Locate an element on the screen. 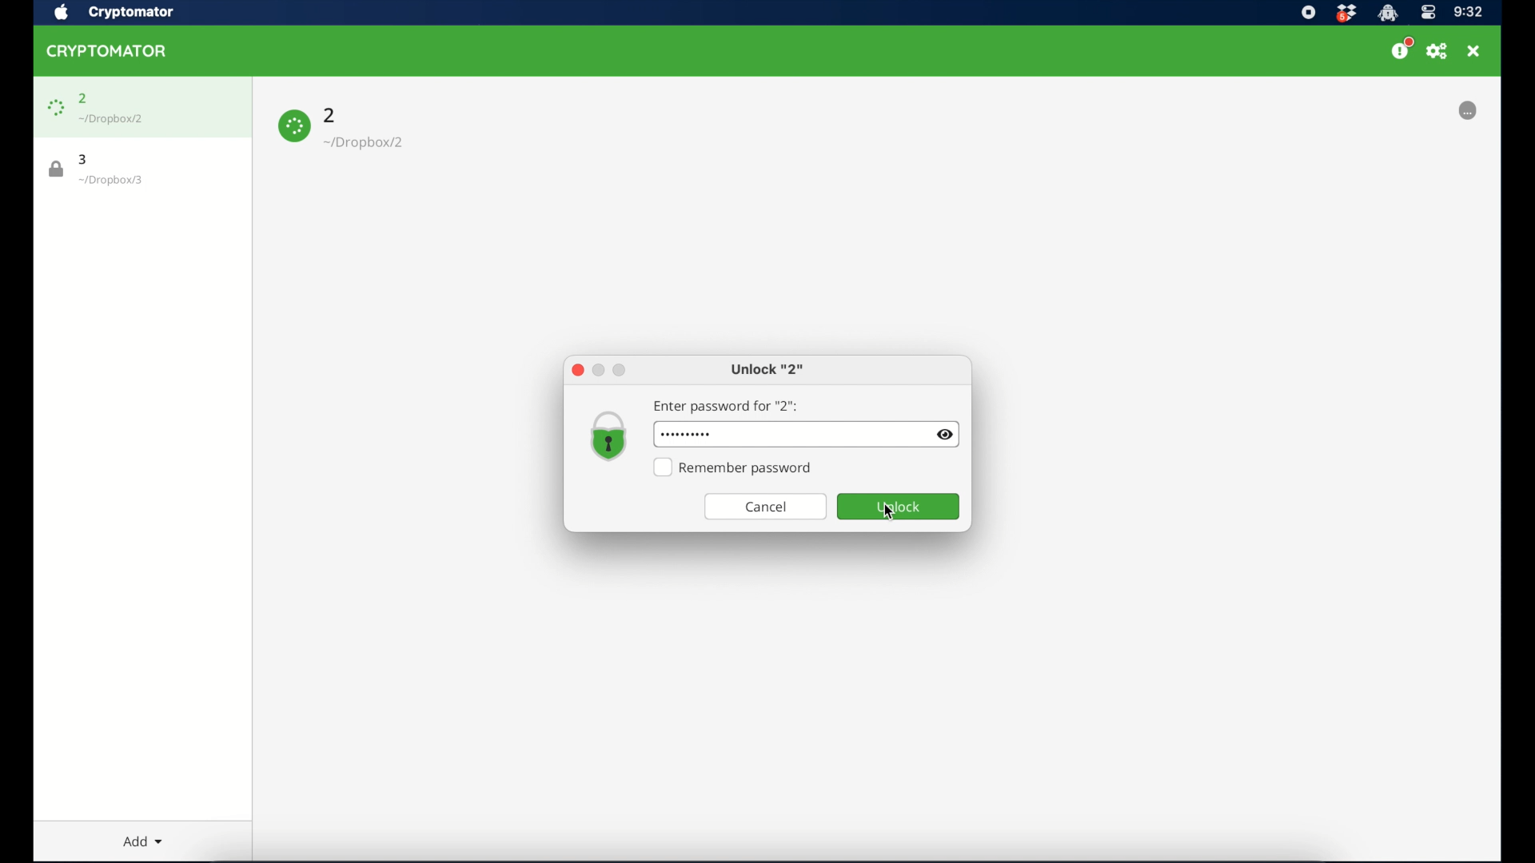 The height and width of the screenshot is (863, 1535). cursor is located at coordinates (887, 511).